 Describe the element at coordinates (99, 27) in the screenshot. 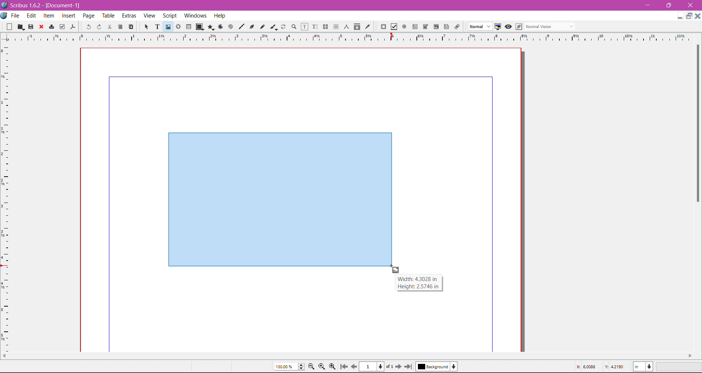

I see `Redo` at that location.